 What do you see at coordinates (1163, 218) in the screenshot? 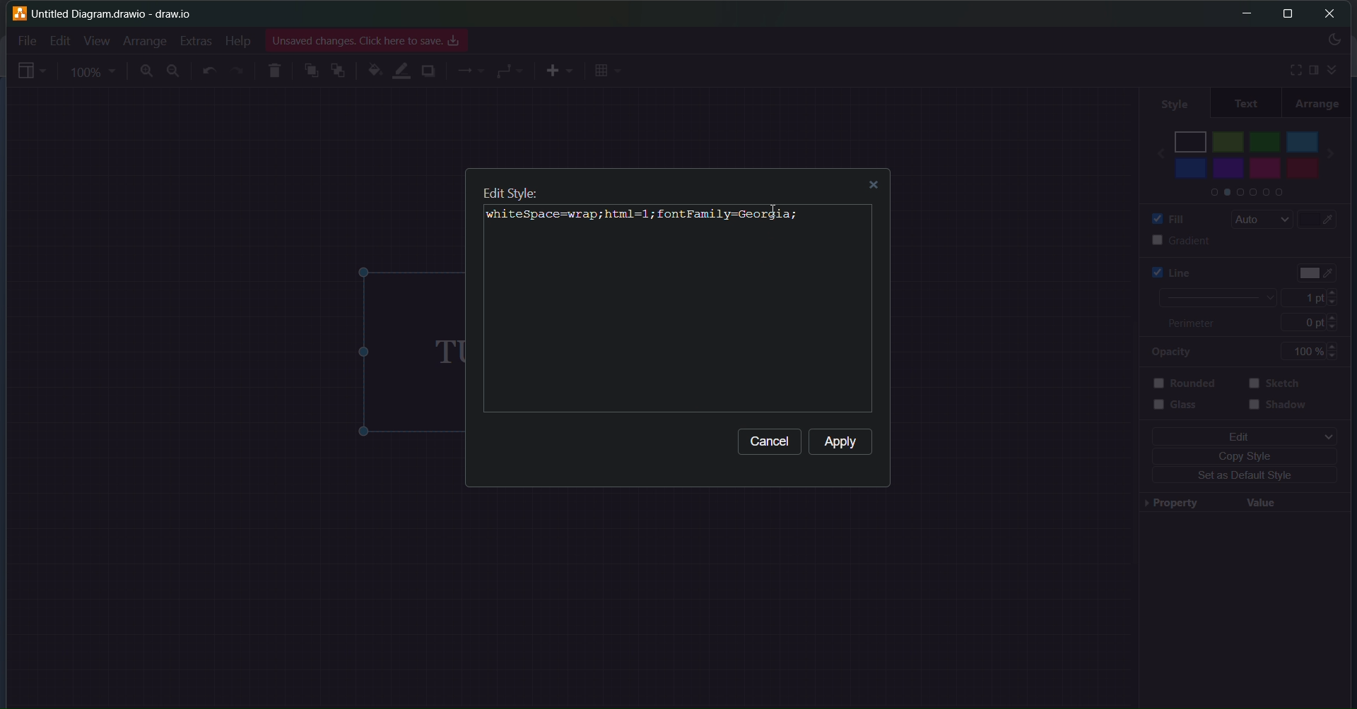
I see `fill` at bounding box center [1163, 218].